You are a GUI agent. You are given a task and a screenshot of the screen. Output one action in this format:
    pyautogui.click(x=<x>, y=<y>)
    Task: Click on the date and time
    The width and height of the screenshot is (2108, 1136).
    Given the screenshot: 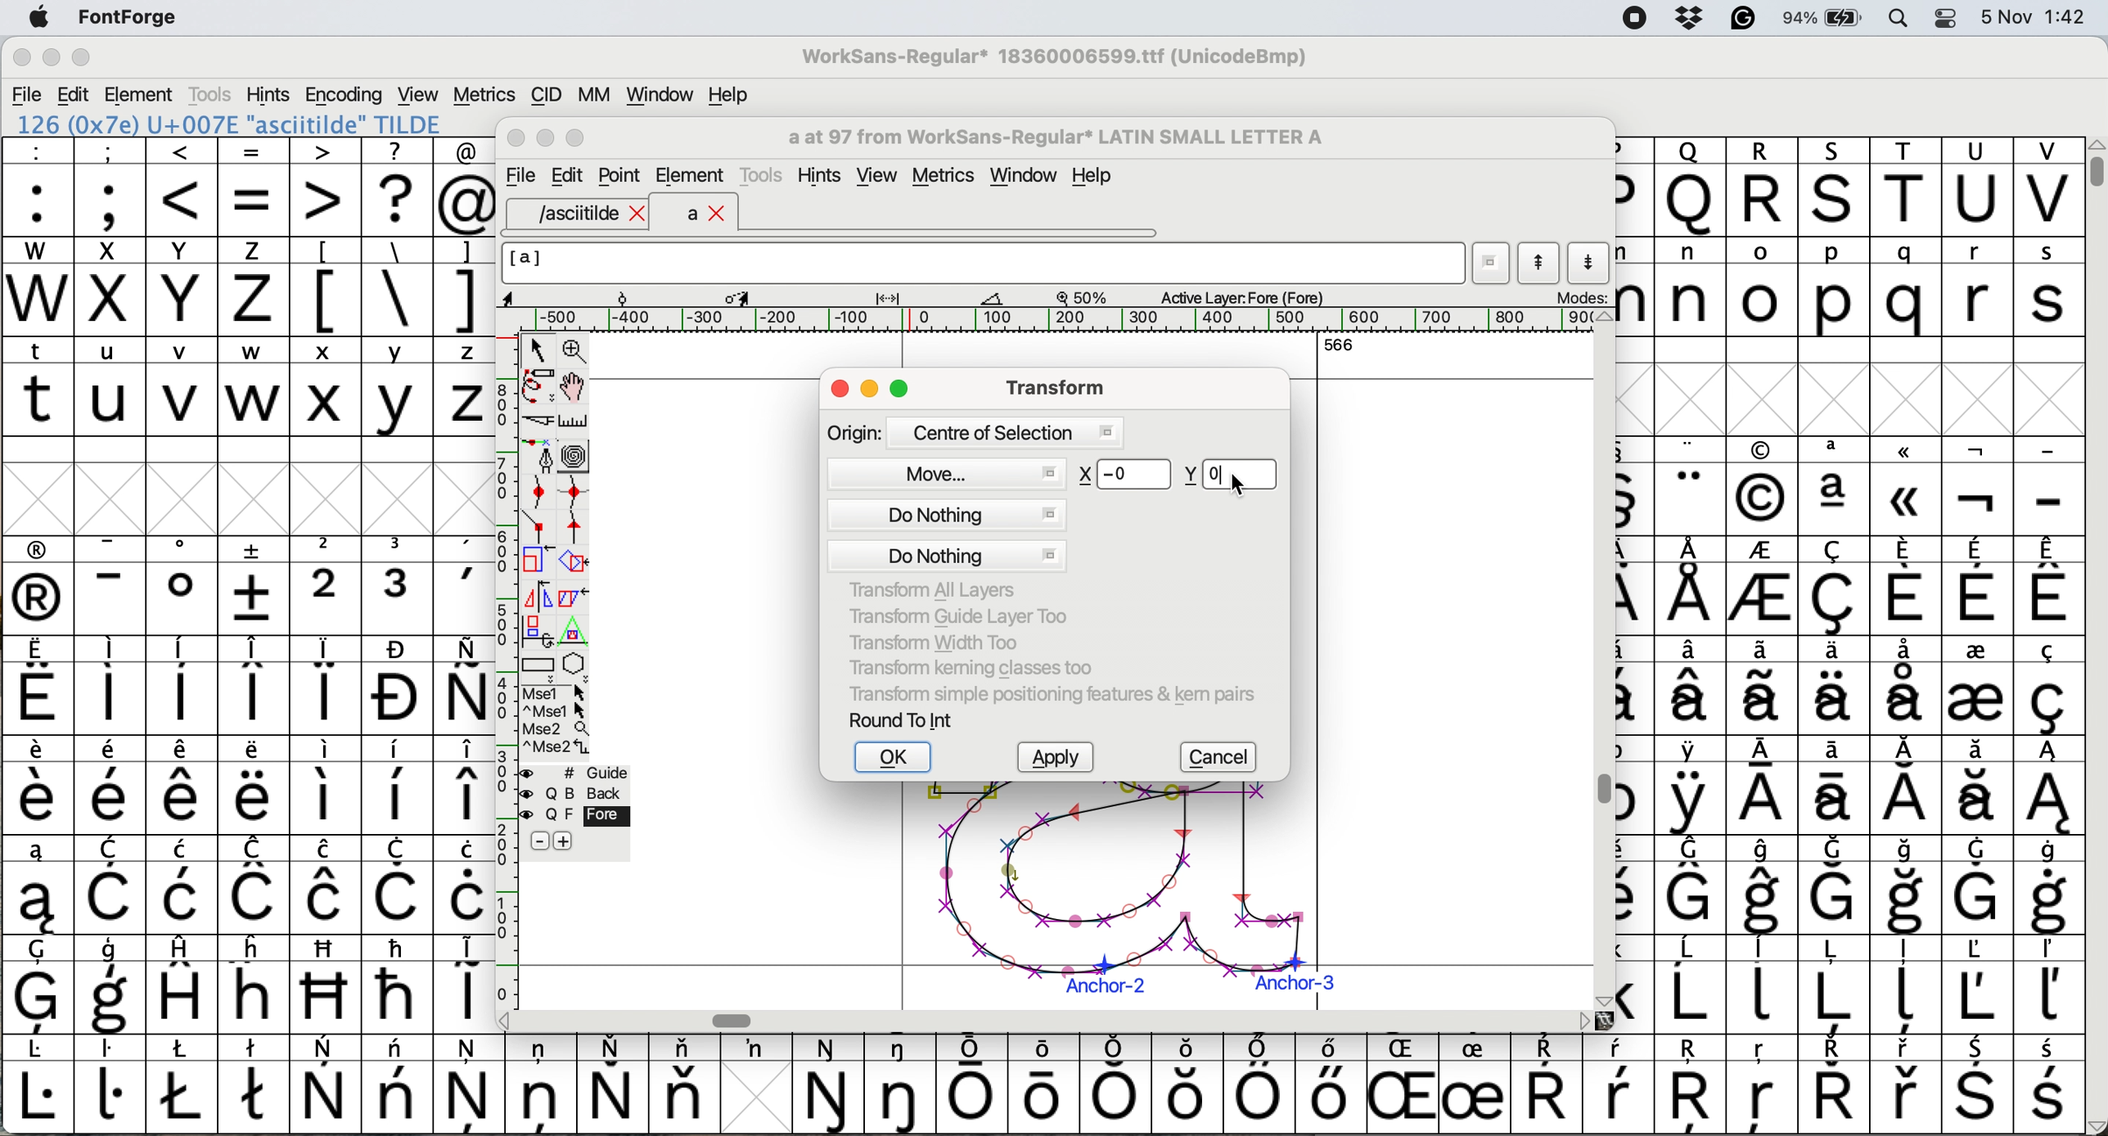 What is the action you would take?
    pyautogui.click(x=2034, y=15)
    